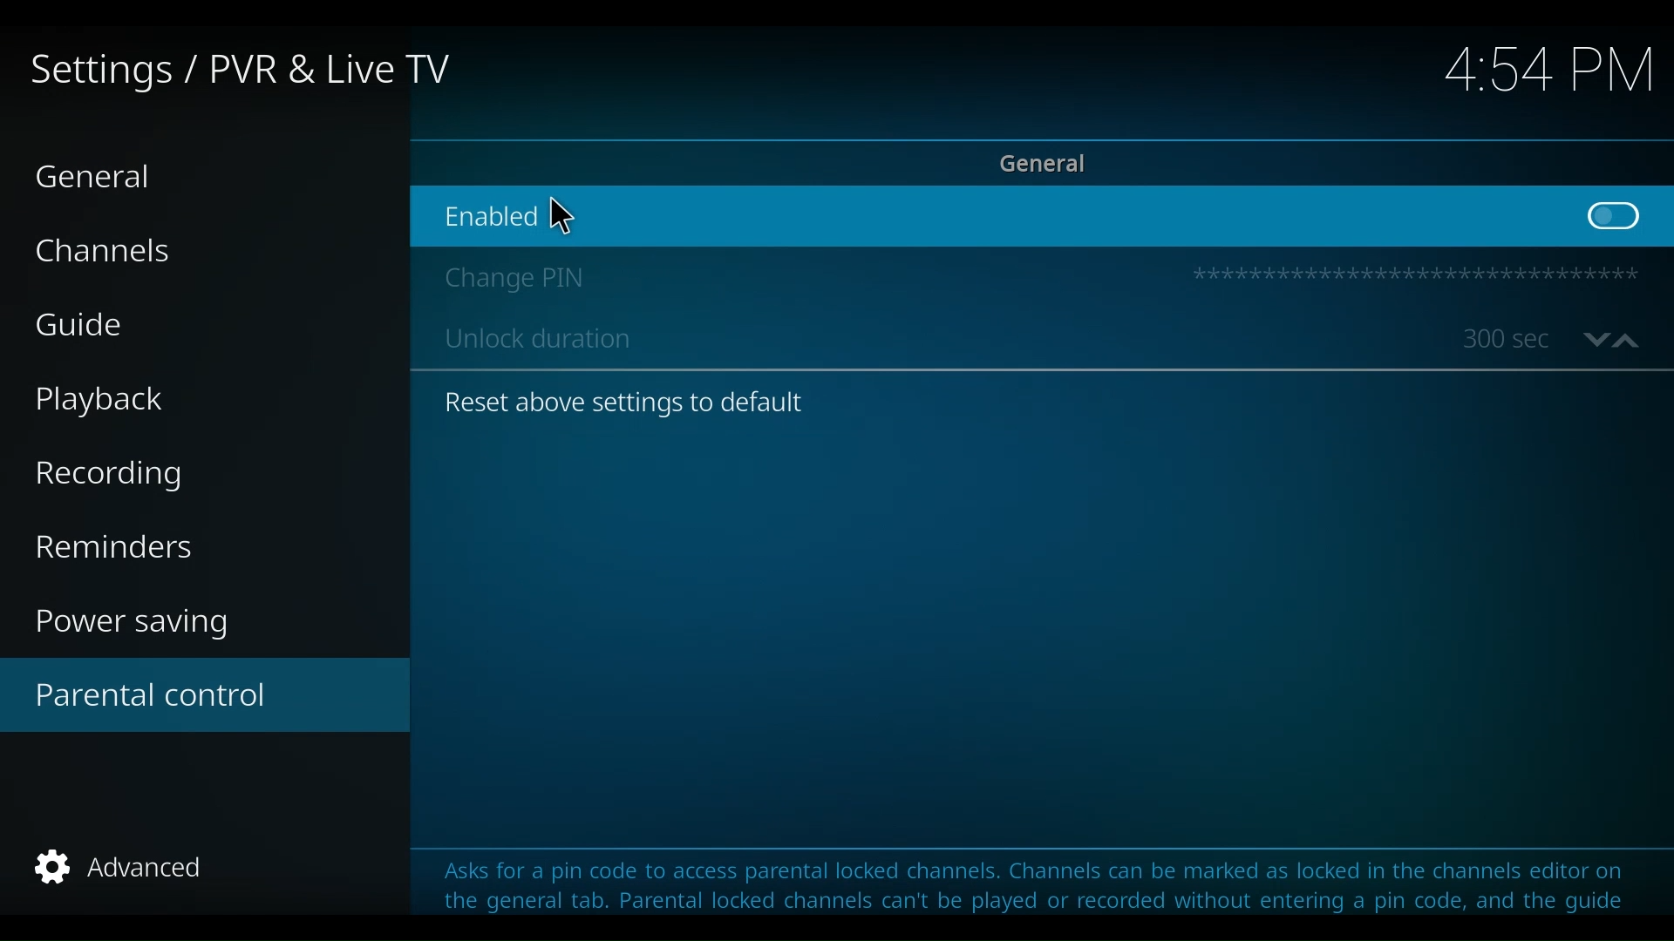 The height and width of the screenshot is (941, 1674). What do you see at coordinates (1593, 341) in the screenshot?
I see `Go down` at bounding box center [1593, 341].